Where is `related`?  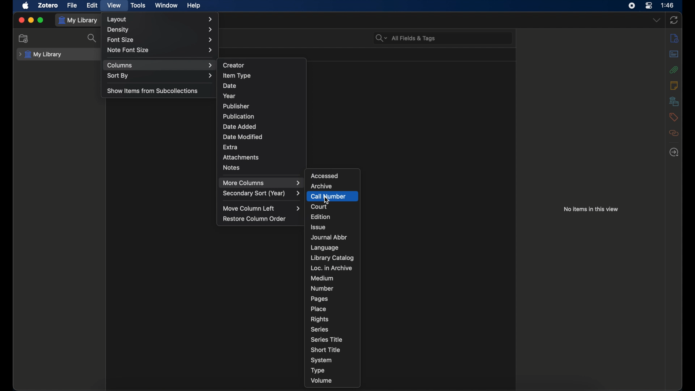
related is located at coordinates (673, 133).